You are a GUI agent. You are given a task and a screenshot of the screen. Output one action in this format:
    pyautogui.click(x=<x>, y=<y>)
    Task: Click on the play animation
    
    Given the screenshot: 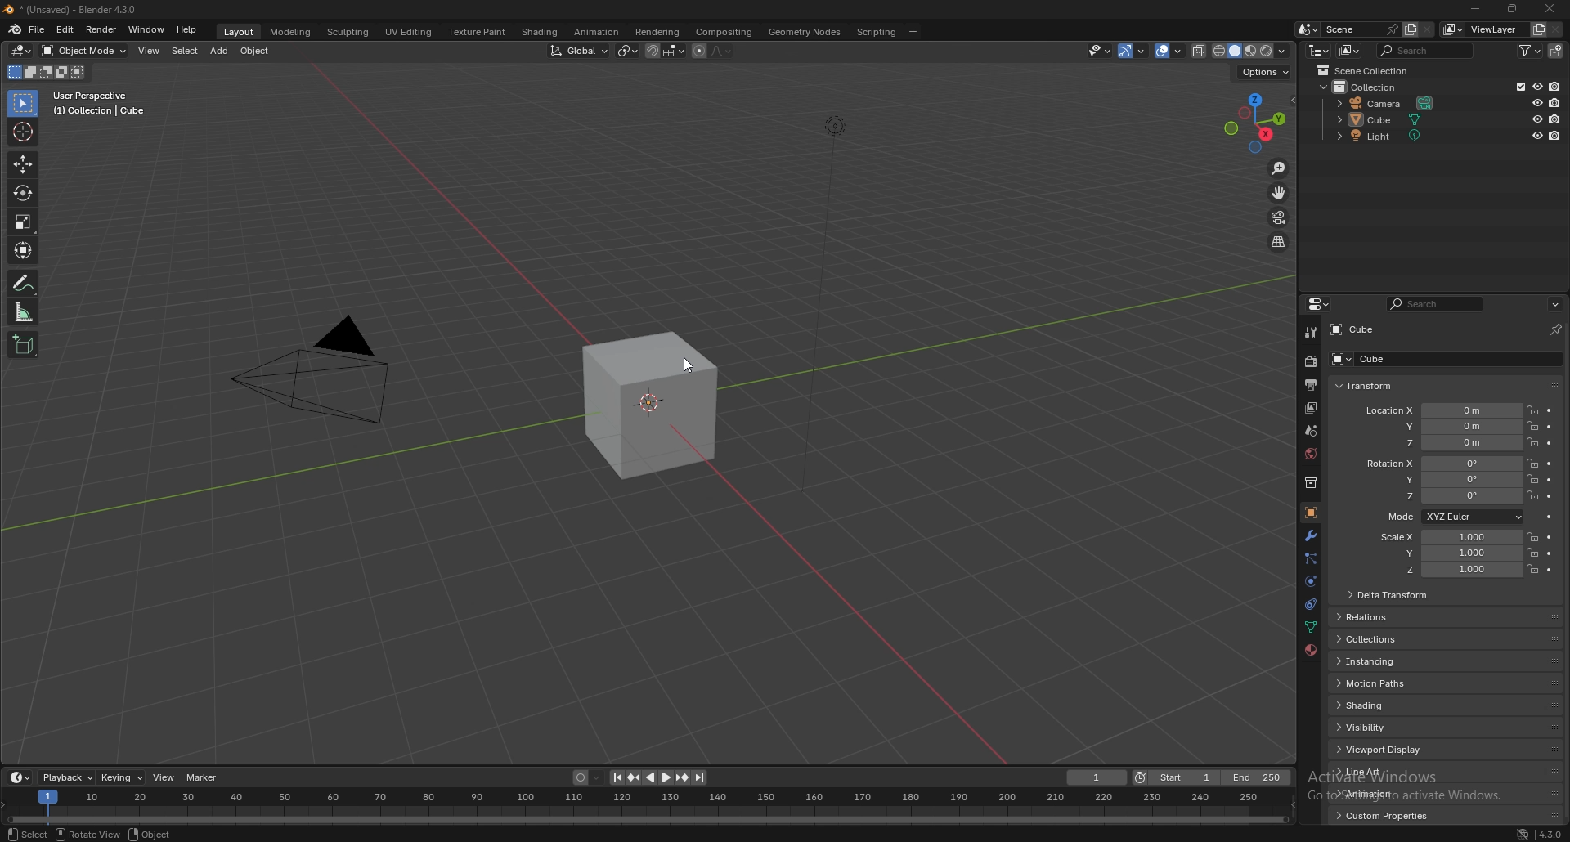 What is the action you would take?
    pyautogui.click(x=657, y=777)
    